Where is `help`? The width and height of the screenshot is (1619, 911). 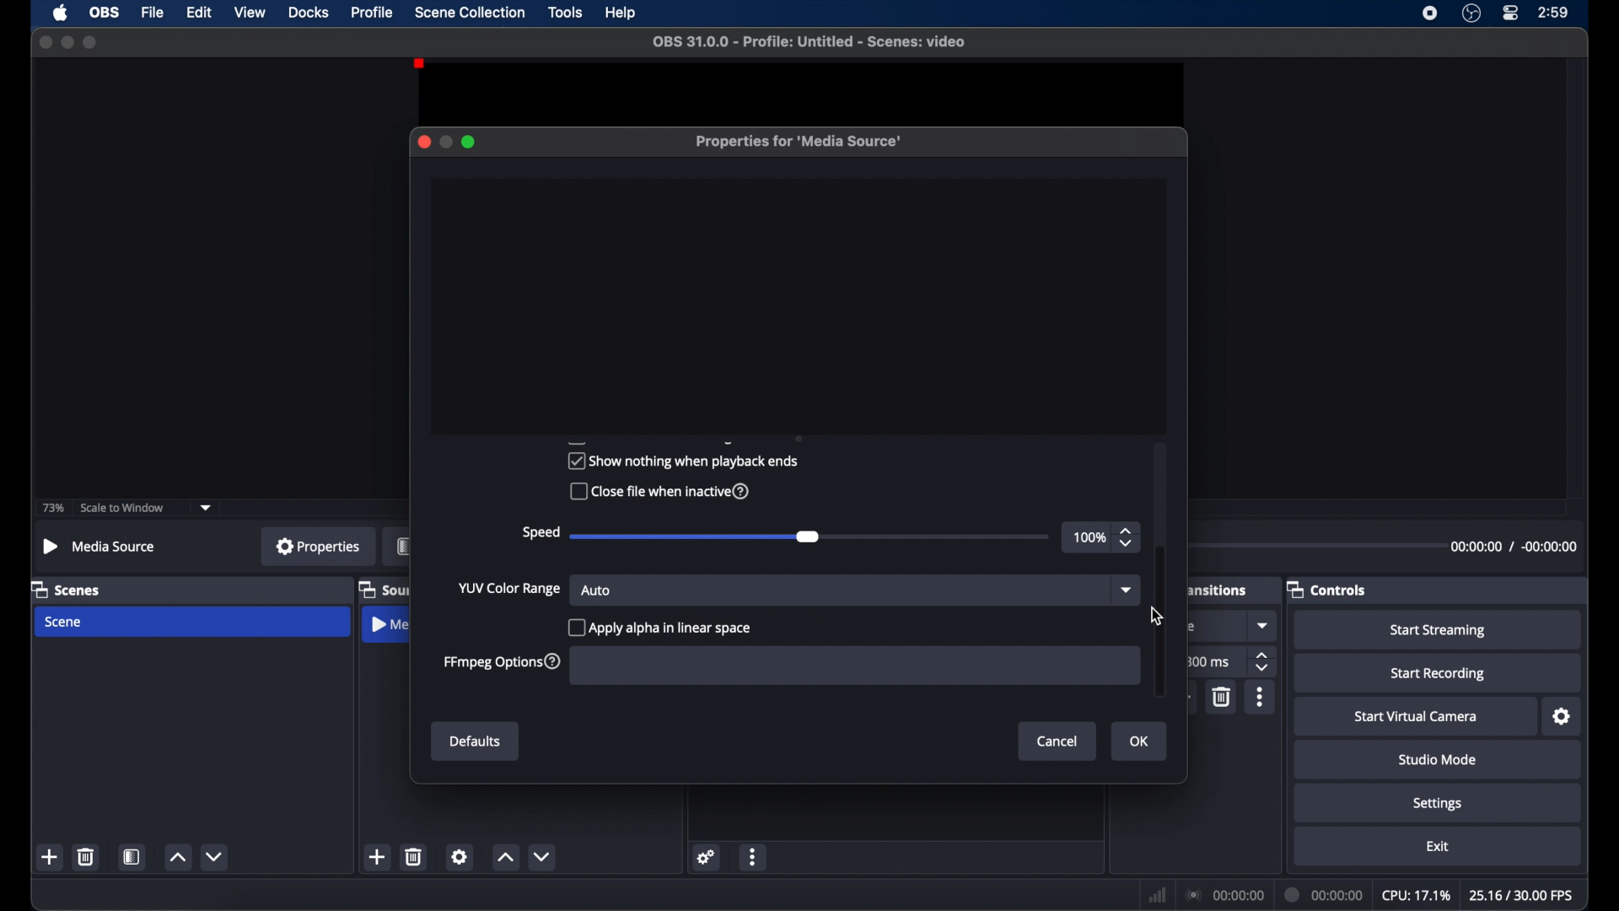
help is located at coordinates (621, 13).